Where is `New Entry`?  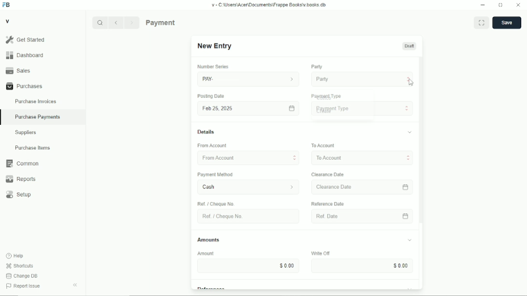 New Entry is located at coordinates (216, 46).